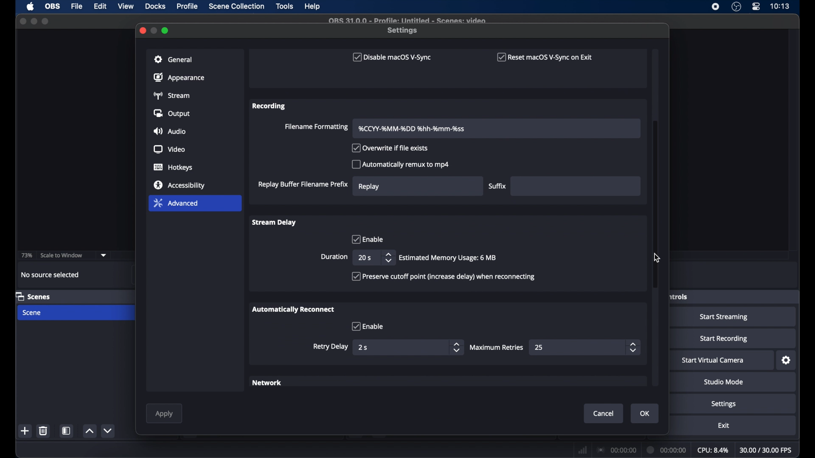  What do you see at coordinates (724, 317) in the screenshot?
I see `start streaming` at bounding box center [724, 317].